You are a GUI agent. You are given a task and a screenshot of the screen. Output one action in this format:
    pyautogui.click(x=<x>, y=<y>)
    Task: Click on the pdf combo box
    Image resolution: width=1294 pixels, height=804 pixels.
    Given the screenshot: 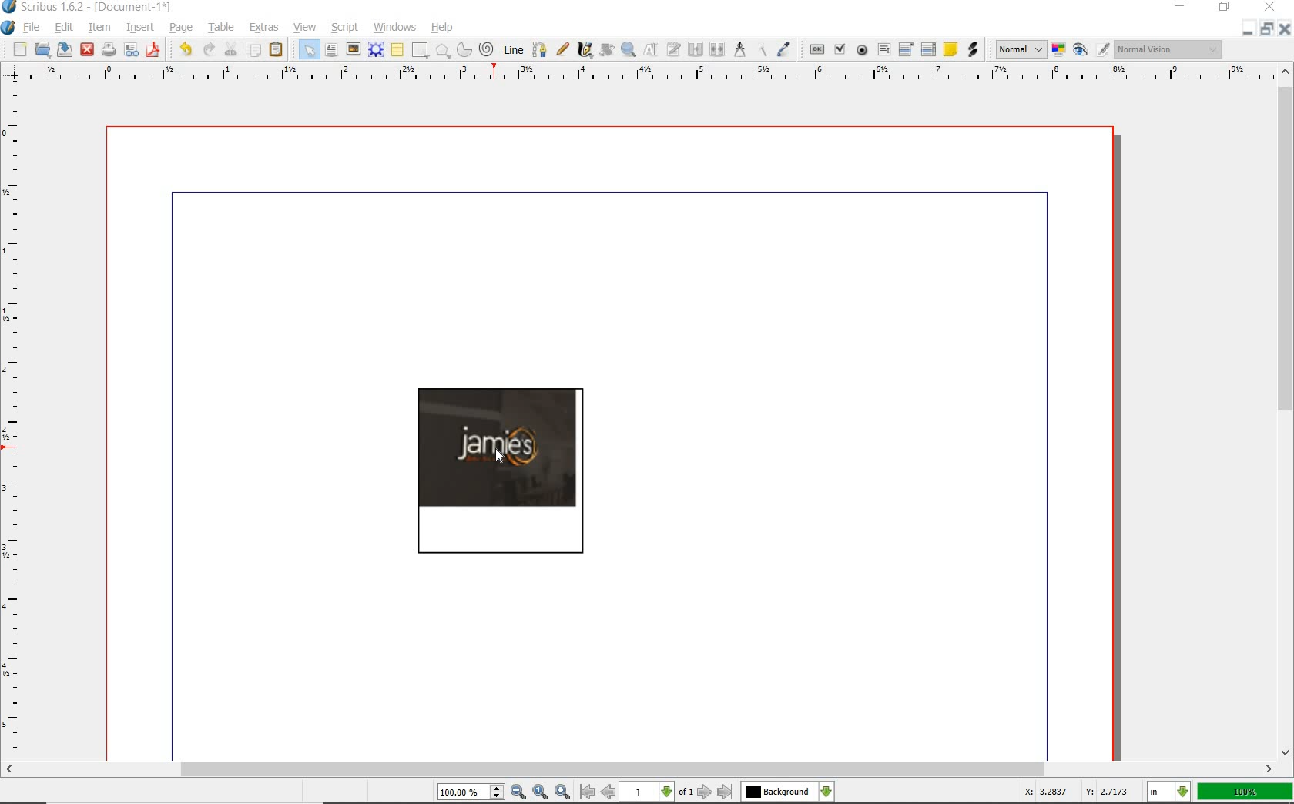 What is the action you would take?
    pyautogui.click(x=903, y=49)
    